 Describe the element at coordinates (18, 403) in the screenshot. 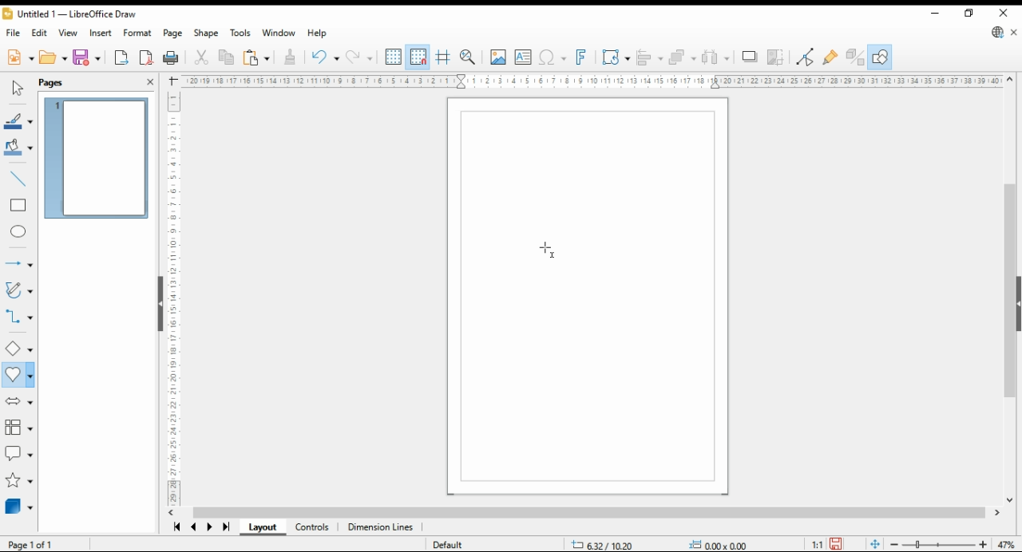

I see `block arrows` at that location.